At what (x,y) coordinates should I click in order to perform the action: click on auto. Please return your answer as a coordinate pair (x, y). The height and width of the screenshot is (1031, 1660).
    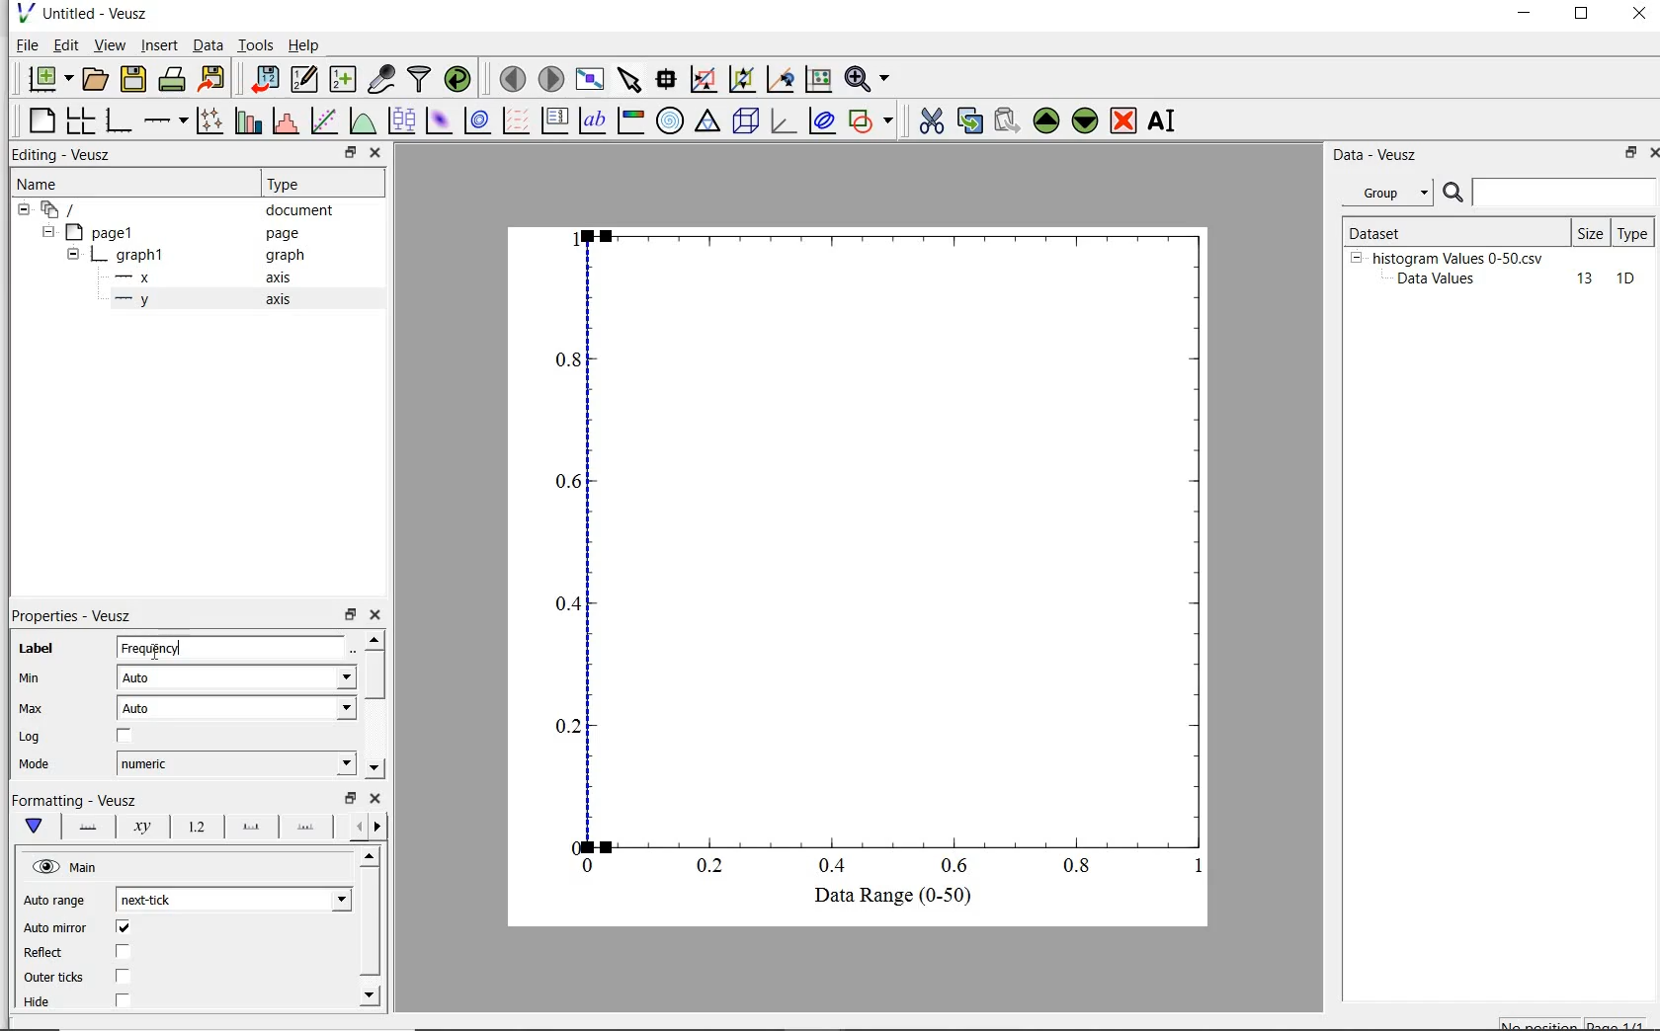
    Looking at the image, I should click on (239, 708).